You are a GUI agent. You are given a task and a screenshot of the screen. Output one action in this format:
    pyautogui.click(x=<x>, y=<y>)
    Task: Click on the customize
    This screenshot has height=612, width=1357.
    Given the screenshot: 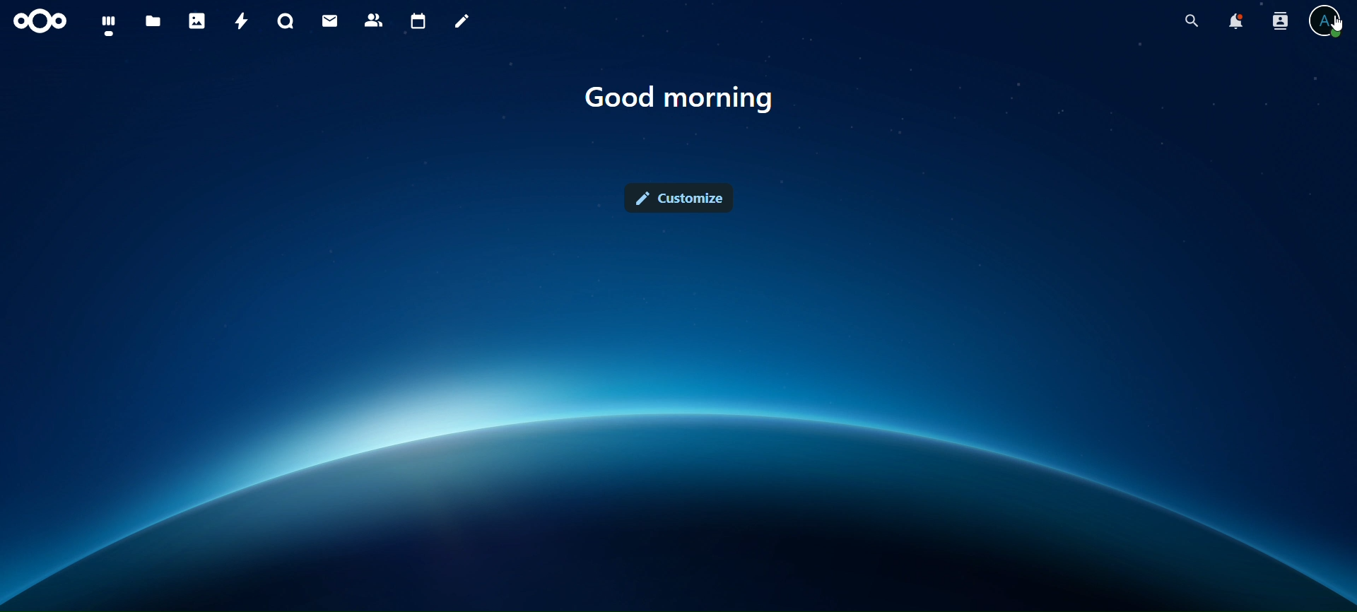 What is the action you would take?
    pyautogui.click(x=681, y=200)
    